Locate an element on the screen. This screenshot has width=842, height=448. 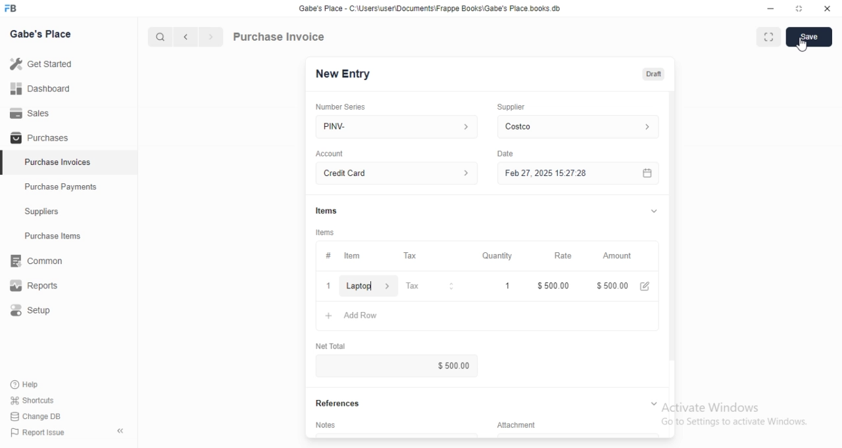
$ 500.00 is located at coordinates (396, 365).